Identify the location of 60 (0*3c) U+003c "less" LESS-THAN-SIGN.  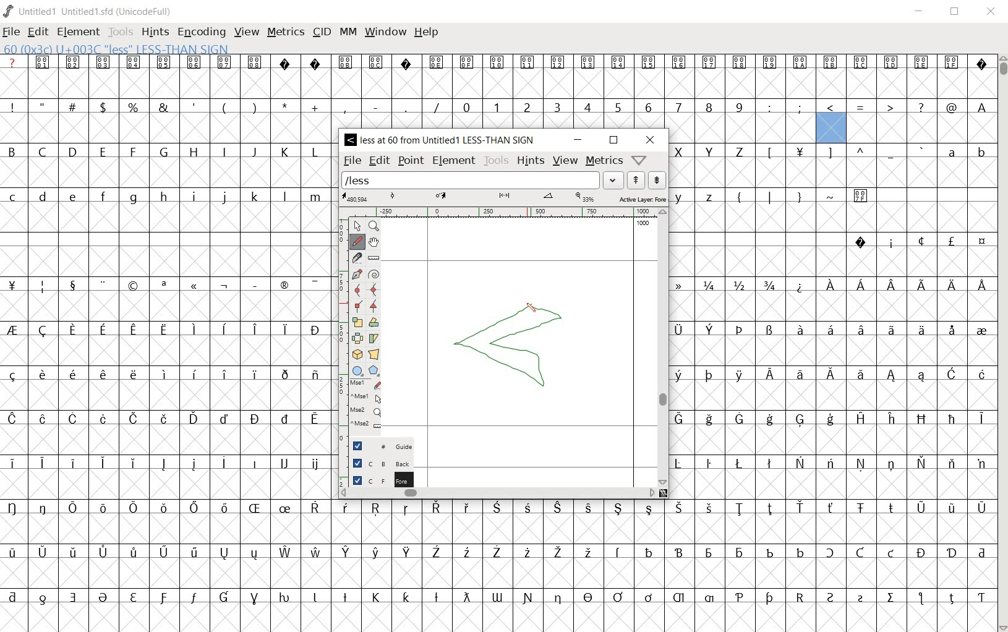
(116, 48).